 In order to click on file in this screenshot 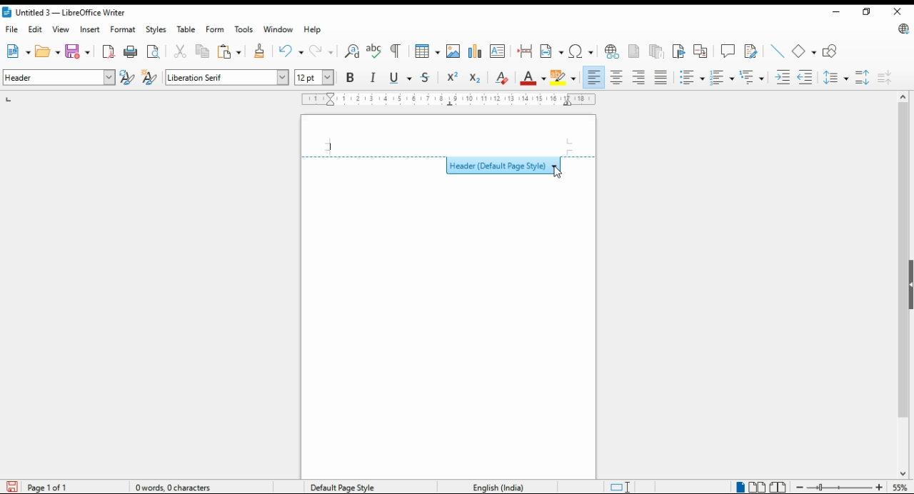, I will do `click(12, 29)`.